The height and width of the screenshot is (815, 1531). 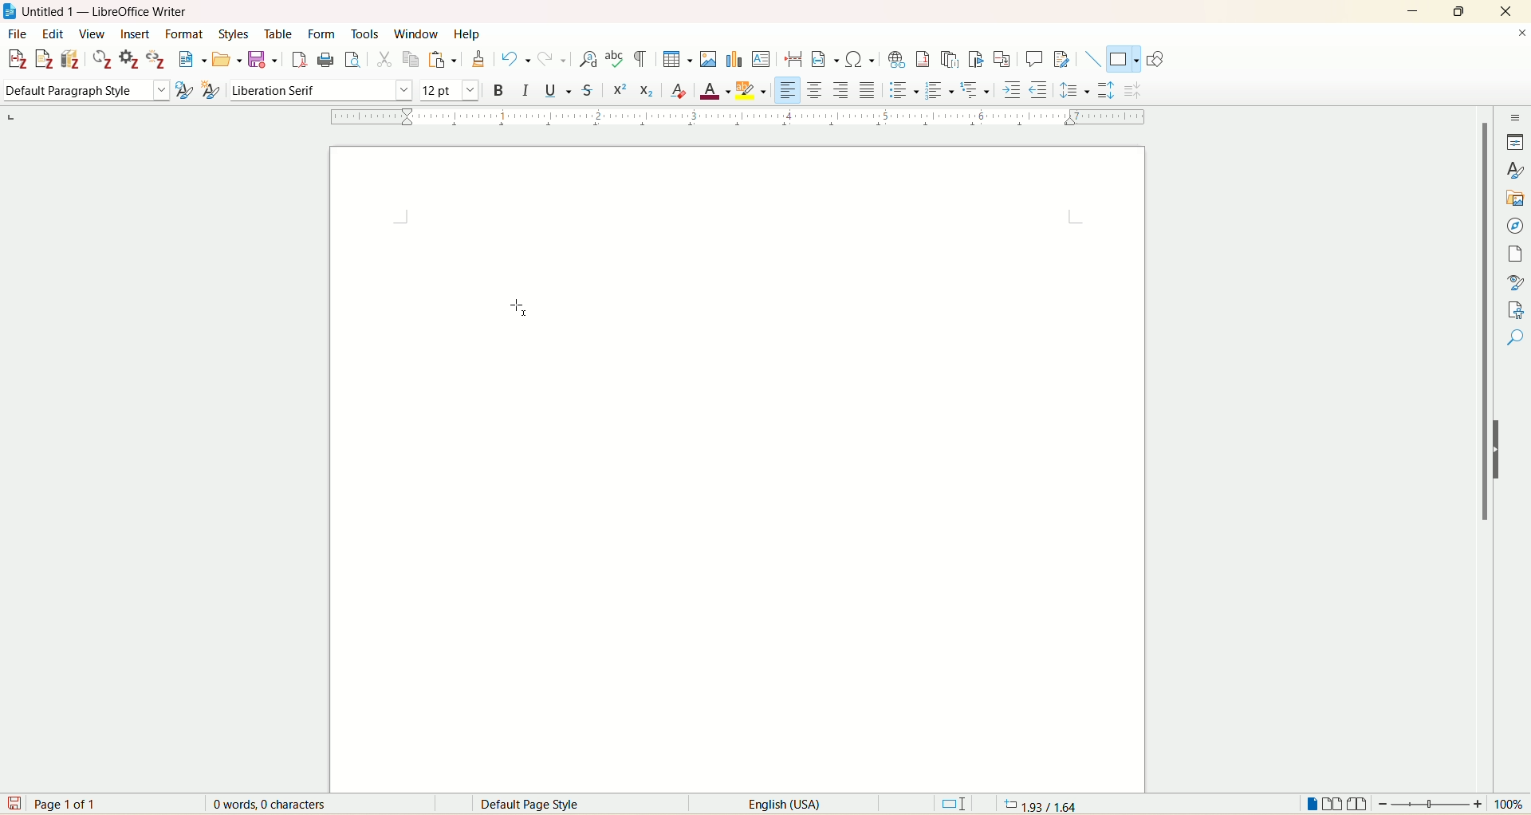 What do you see at coordinates (752, 89) in the screenshot?
I see `character highlighting` at bounding box center [752, 89].